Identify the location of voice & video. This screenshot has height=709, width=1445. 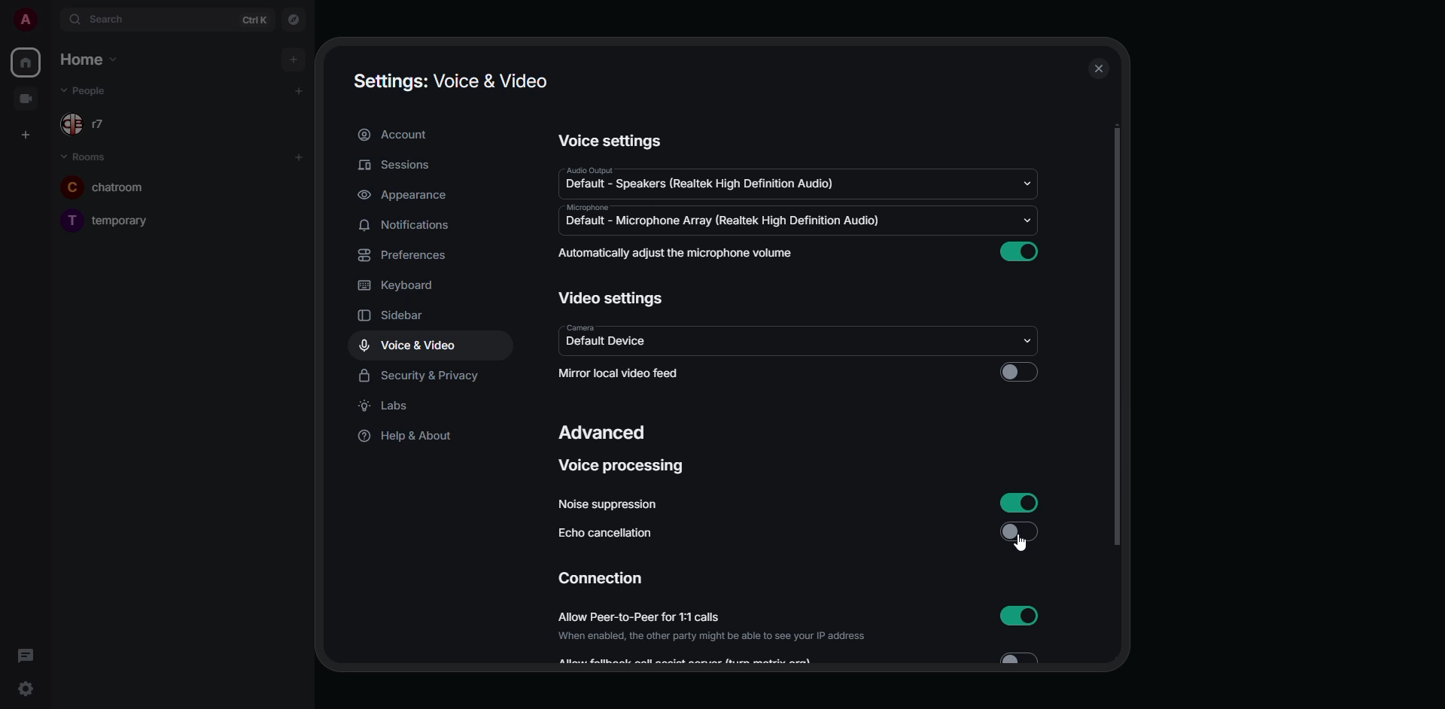
(408, 347).